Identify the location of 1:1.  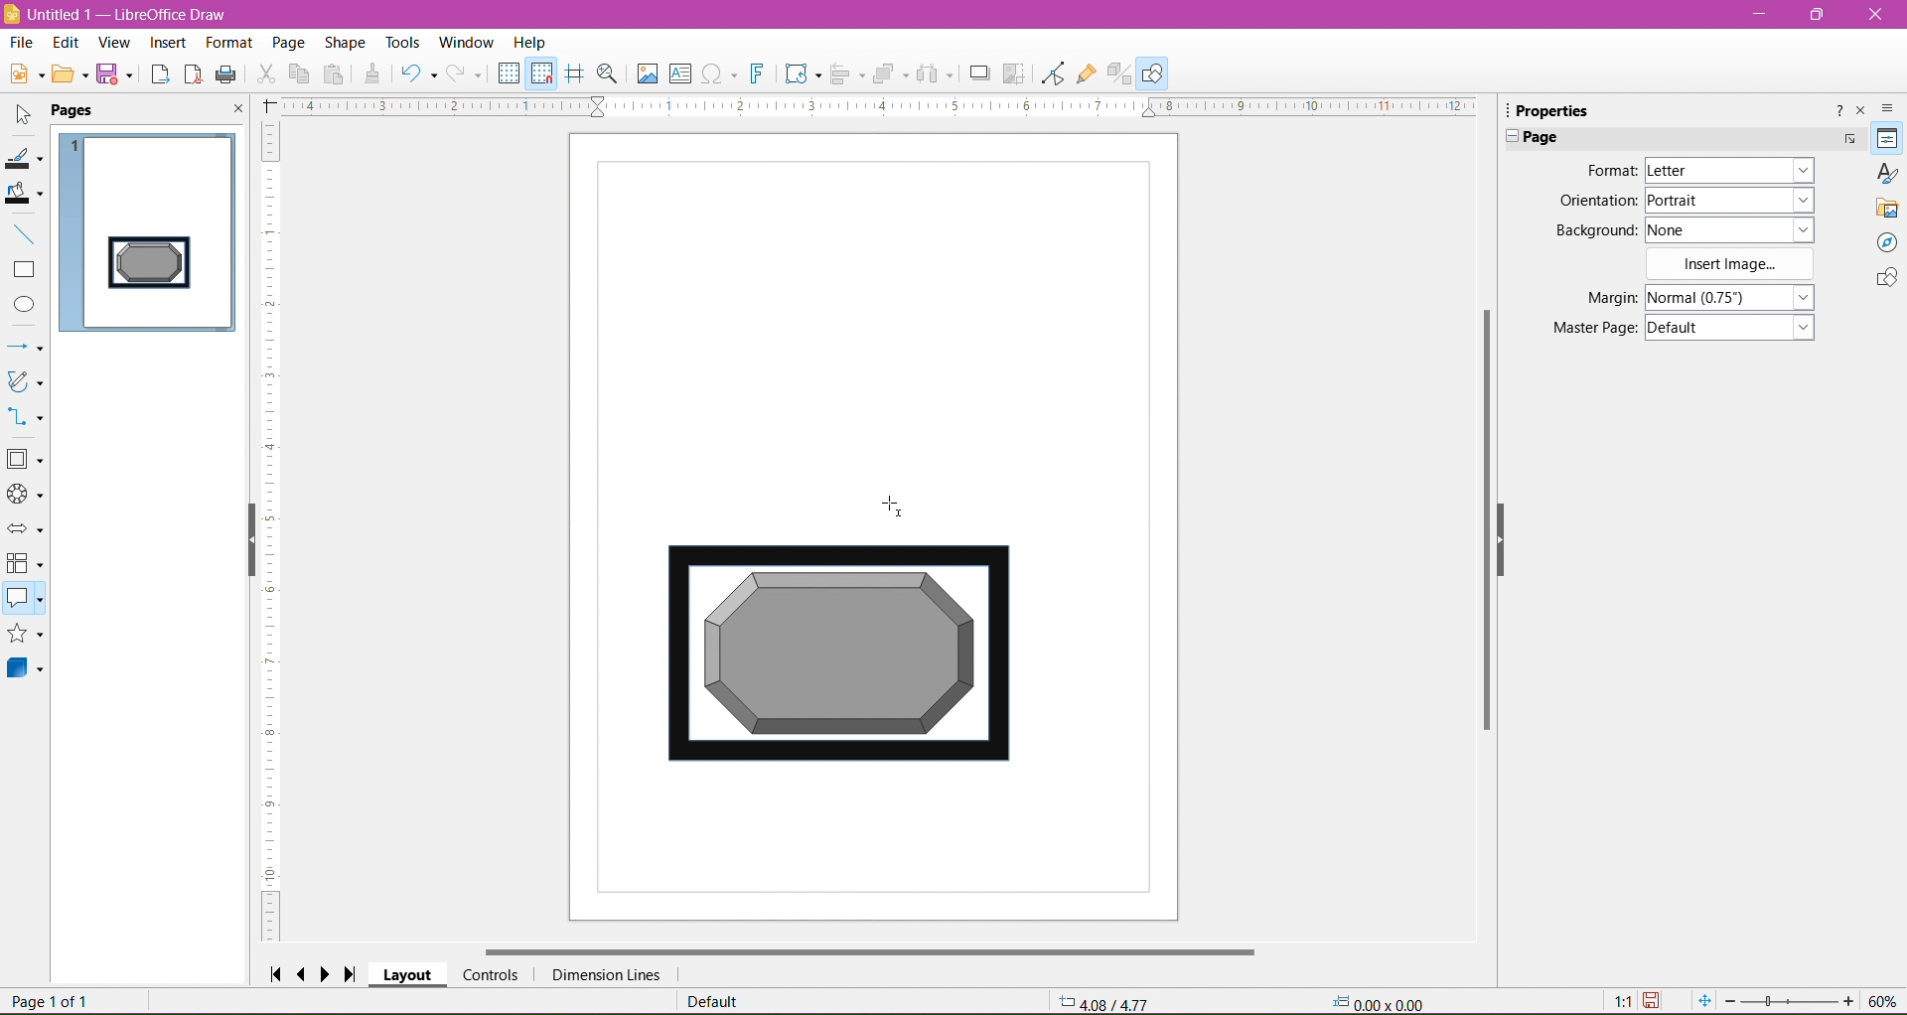
(1620, 1001).